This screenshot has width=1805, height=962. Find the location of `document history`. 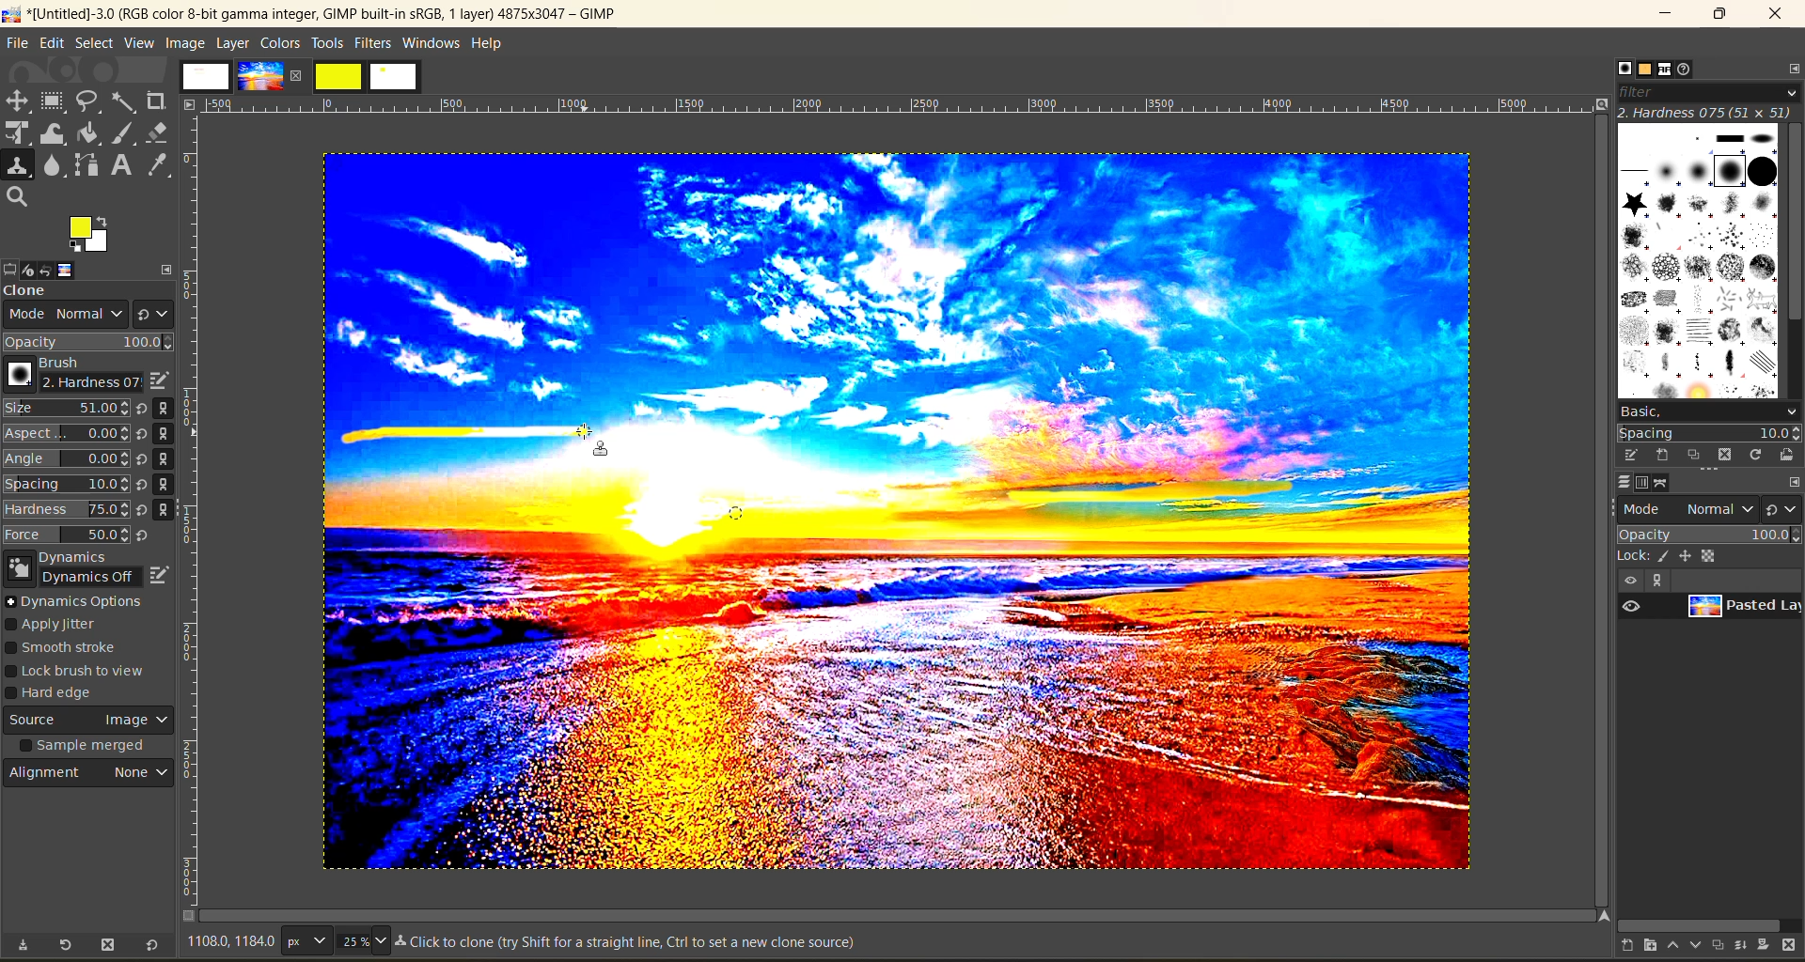

document history is located at coordinates (1692, 70).